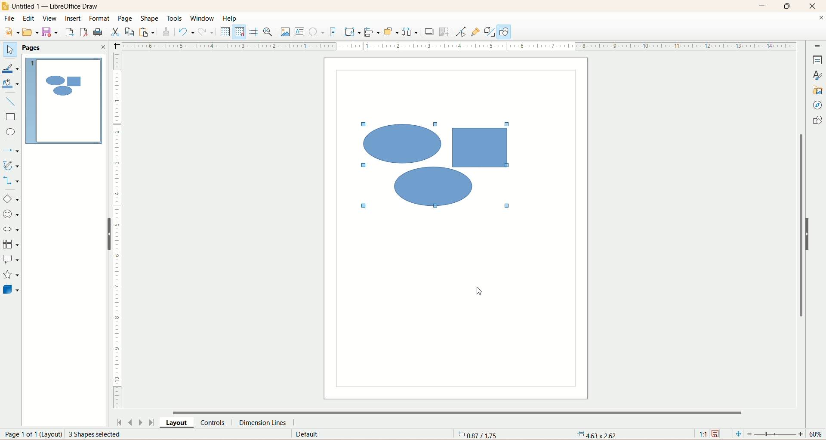  I want to click on print, so click(99, 32).